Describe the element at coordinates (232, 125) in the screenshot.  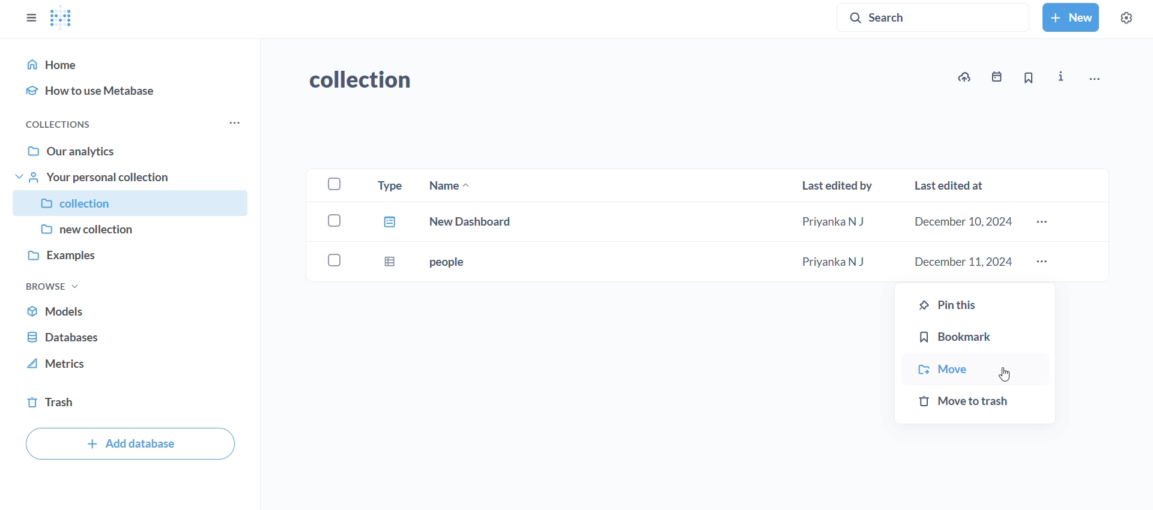
I see `more` at that location.